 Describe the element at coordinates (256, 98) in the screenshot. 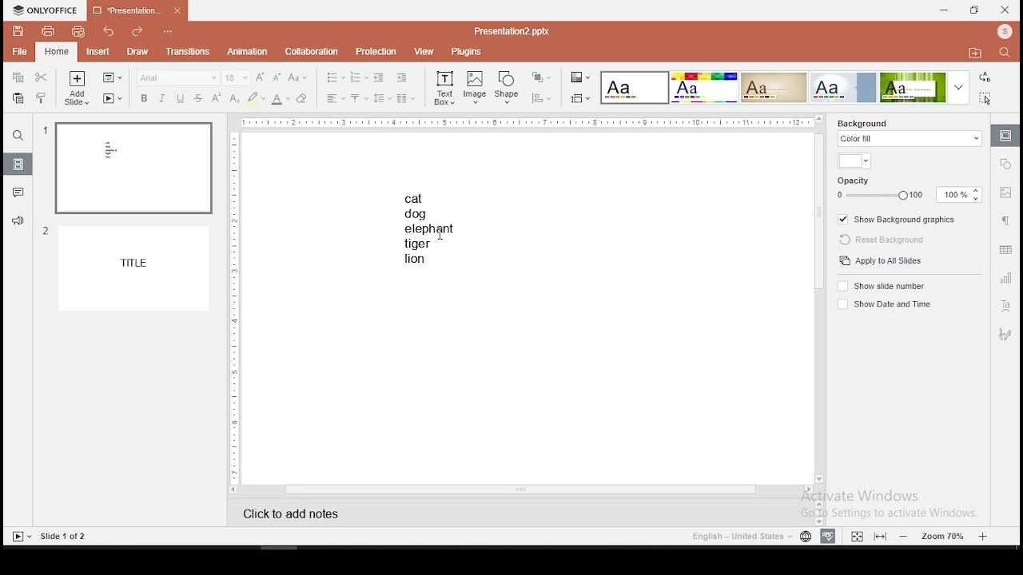

I see `highlight` at that location.